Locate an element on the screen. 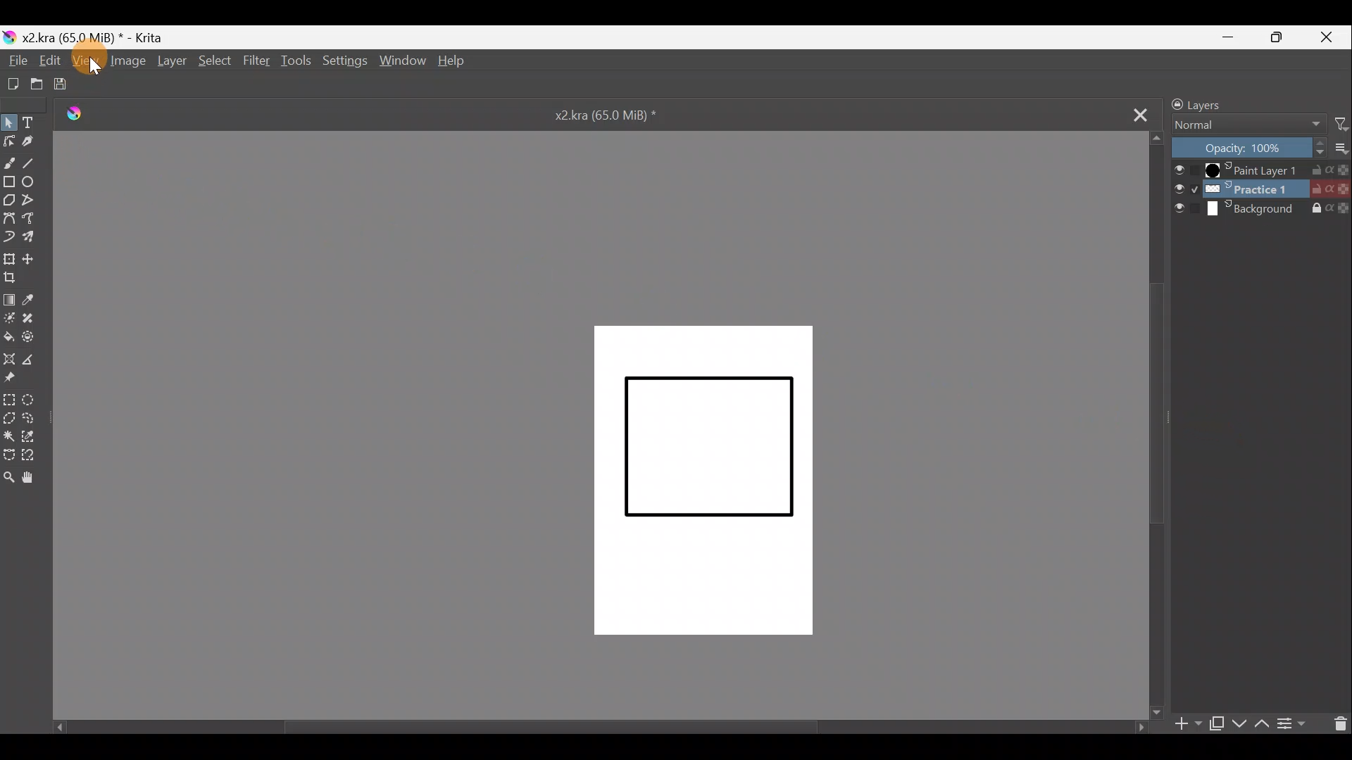 Image resolution: width=1352 pixels, height=760 pixels. Select shapes tool is located at coordinates (10, 122).